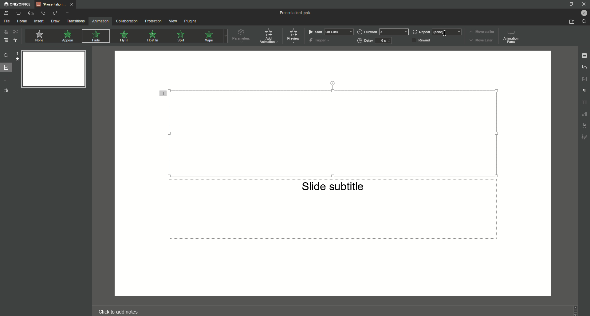  What do you see at coordinates (56, 21) in the screenshot?
I see `Draw` at bounding box center [56, 21].